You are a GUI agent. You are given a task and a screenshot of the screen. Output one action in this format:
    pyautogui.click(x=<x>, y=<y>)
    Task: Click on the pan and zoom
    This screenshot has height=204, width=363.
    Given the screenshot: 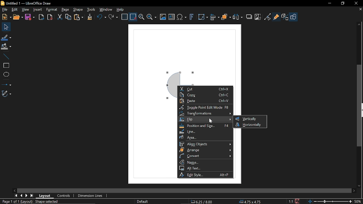 What is the action you would take?
    pyautogui.click(x=141, y=17)
    